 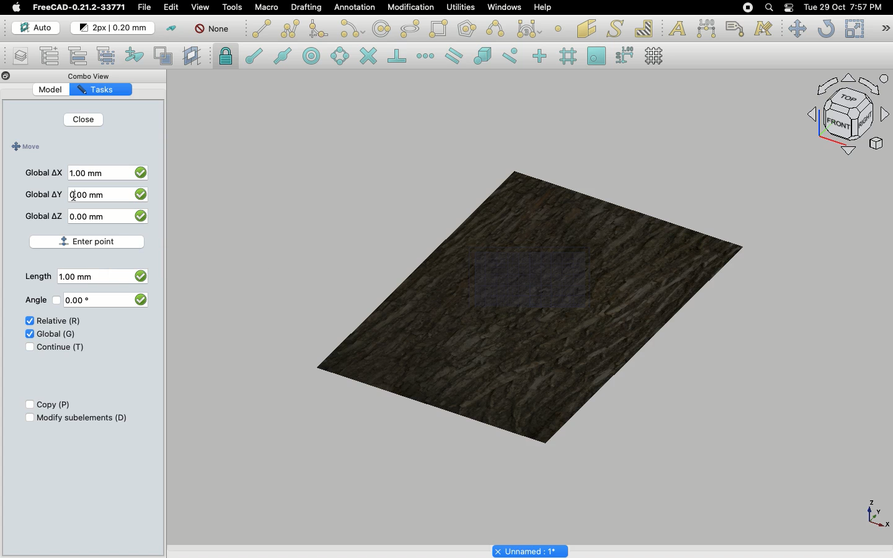 What do you see at coordinates (89, 174) in the screenshot?
I see `1.00` at bounding box center [89, 174].